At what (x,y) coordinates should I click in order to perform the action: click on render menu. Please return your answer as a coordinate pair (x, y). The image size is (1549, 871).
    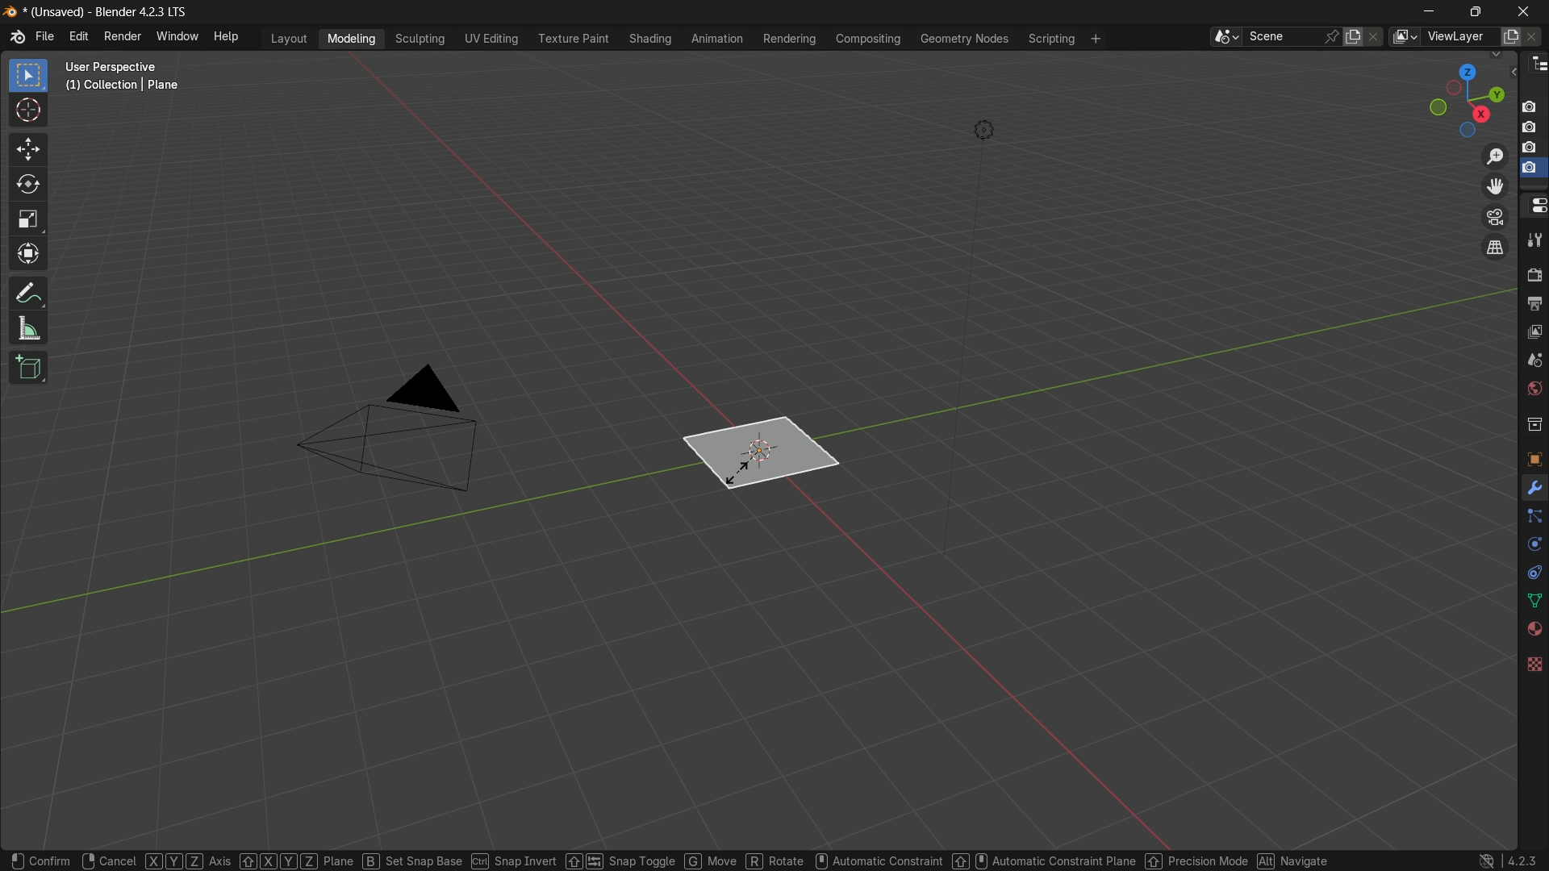
    Looking at the image, I should click on (124, 38).